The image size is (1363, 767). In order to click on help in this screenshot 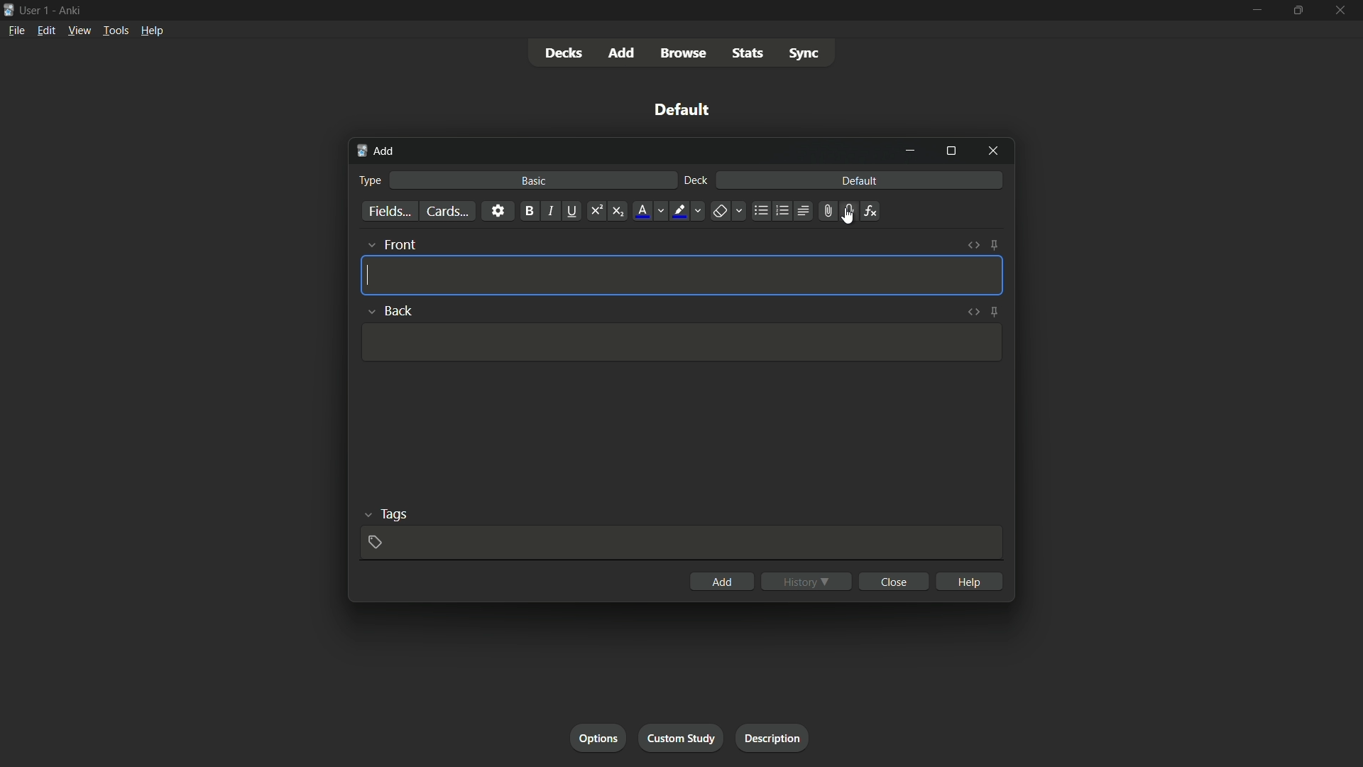, I will do `click(969, 580)`.